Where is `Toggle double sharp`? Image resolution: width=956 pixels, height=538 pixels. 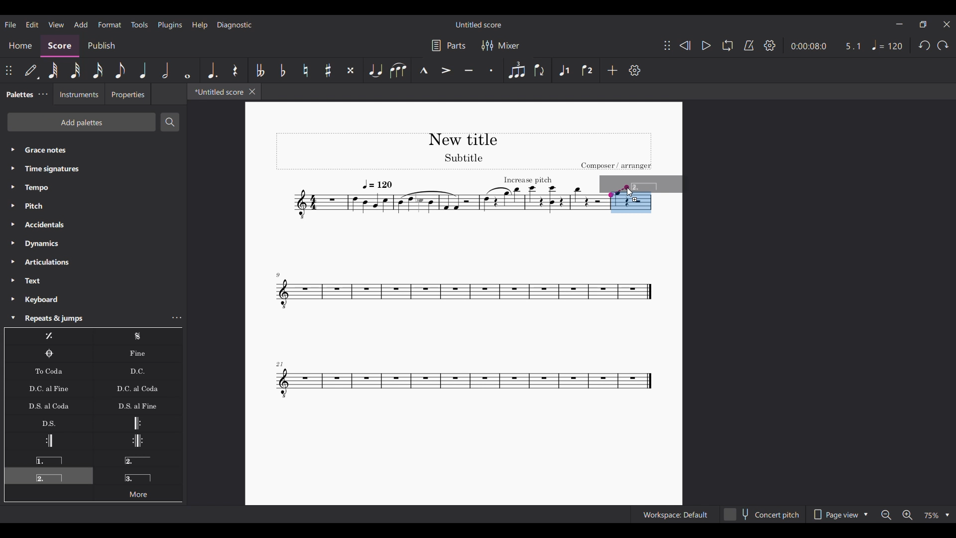
Toggle double sharp is located at coordinates (352, 70).